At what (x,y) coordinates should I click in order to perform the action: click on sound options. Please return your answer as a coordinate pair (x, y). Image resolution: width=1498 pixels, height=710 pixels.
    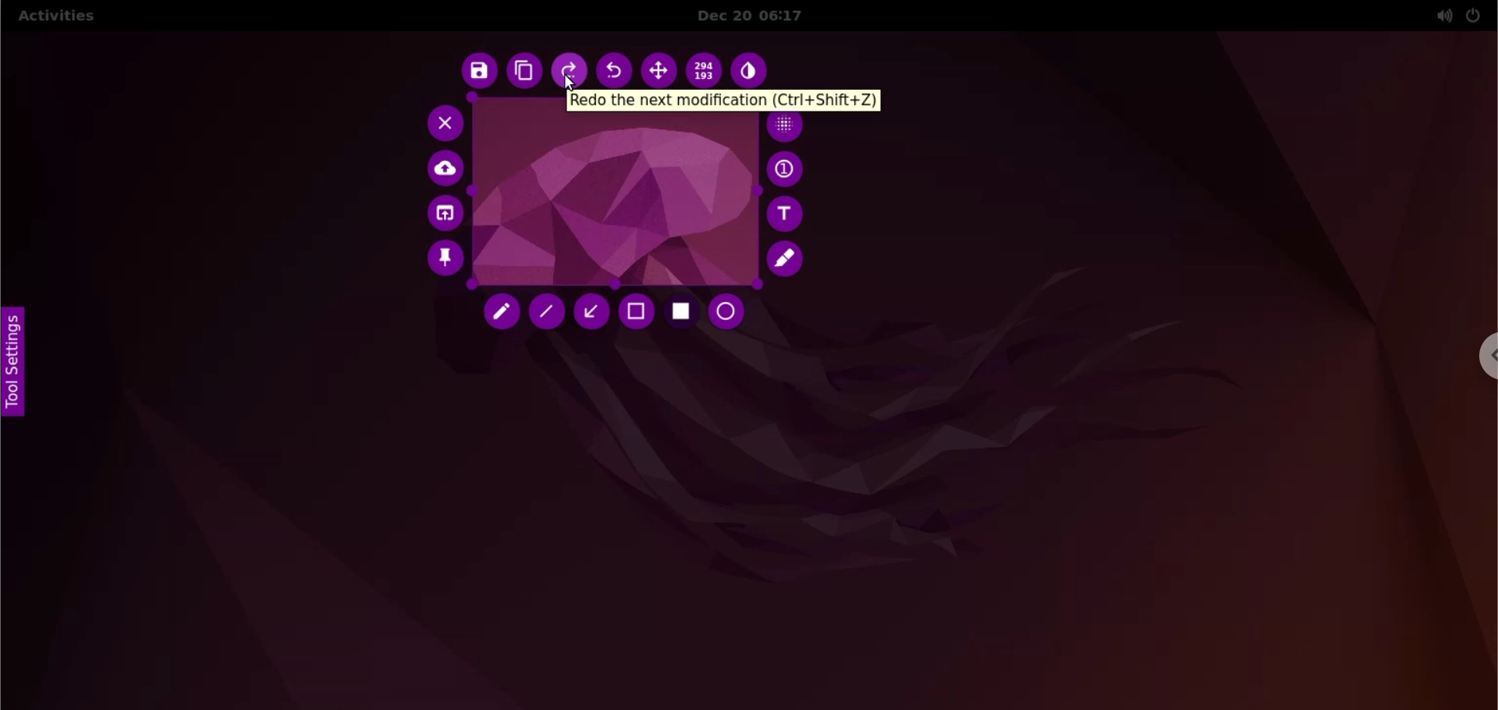
    Looking at the image, I should click on (1440, 16).